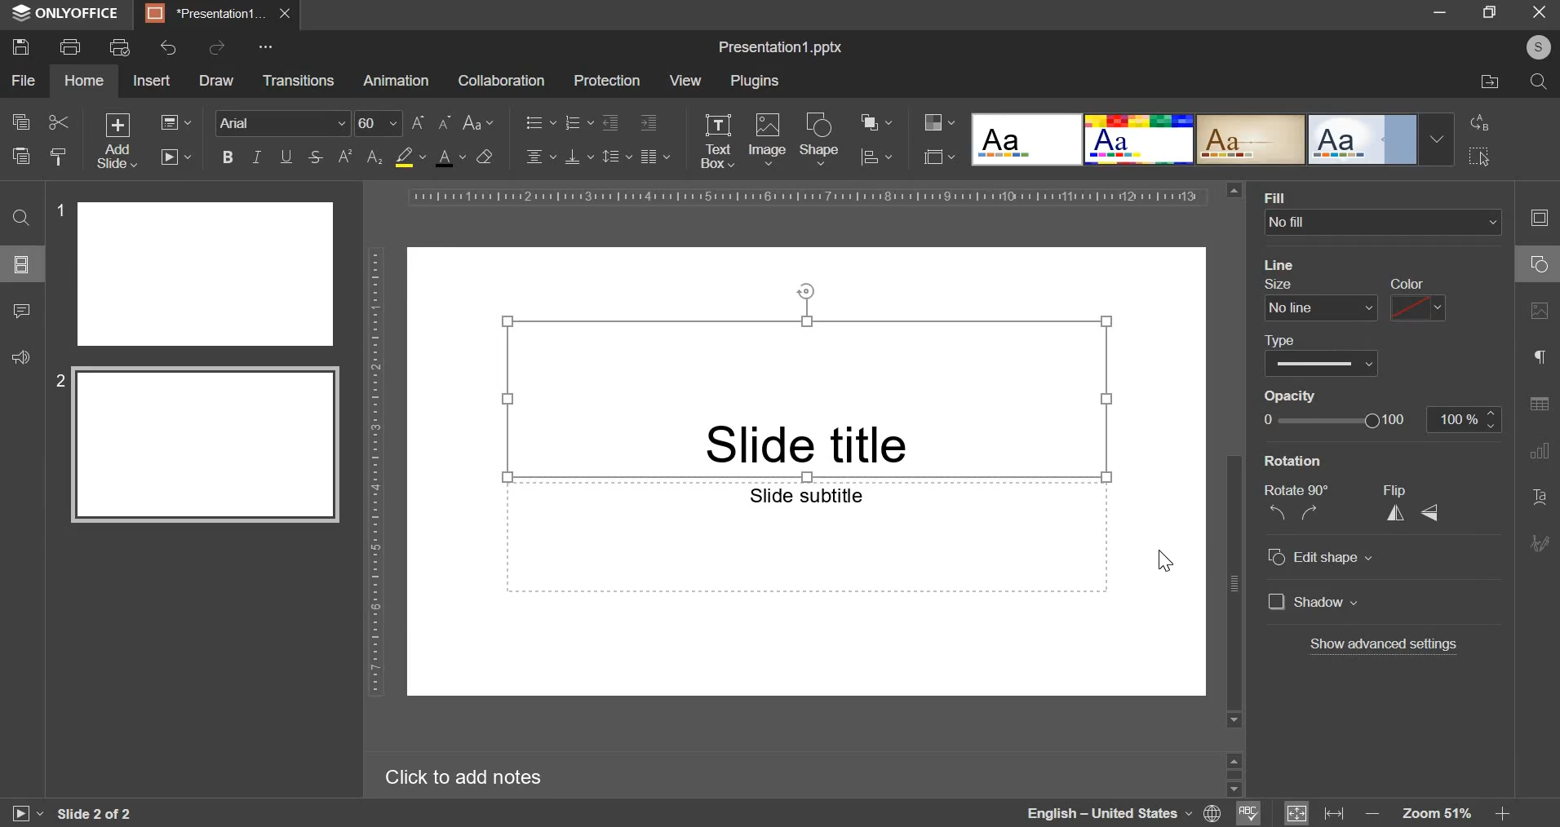 This screenshot has height=827, width=1560. Describe the element at coordinates (1544, 218) in the screenshot. I see `slide settings` at that location.